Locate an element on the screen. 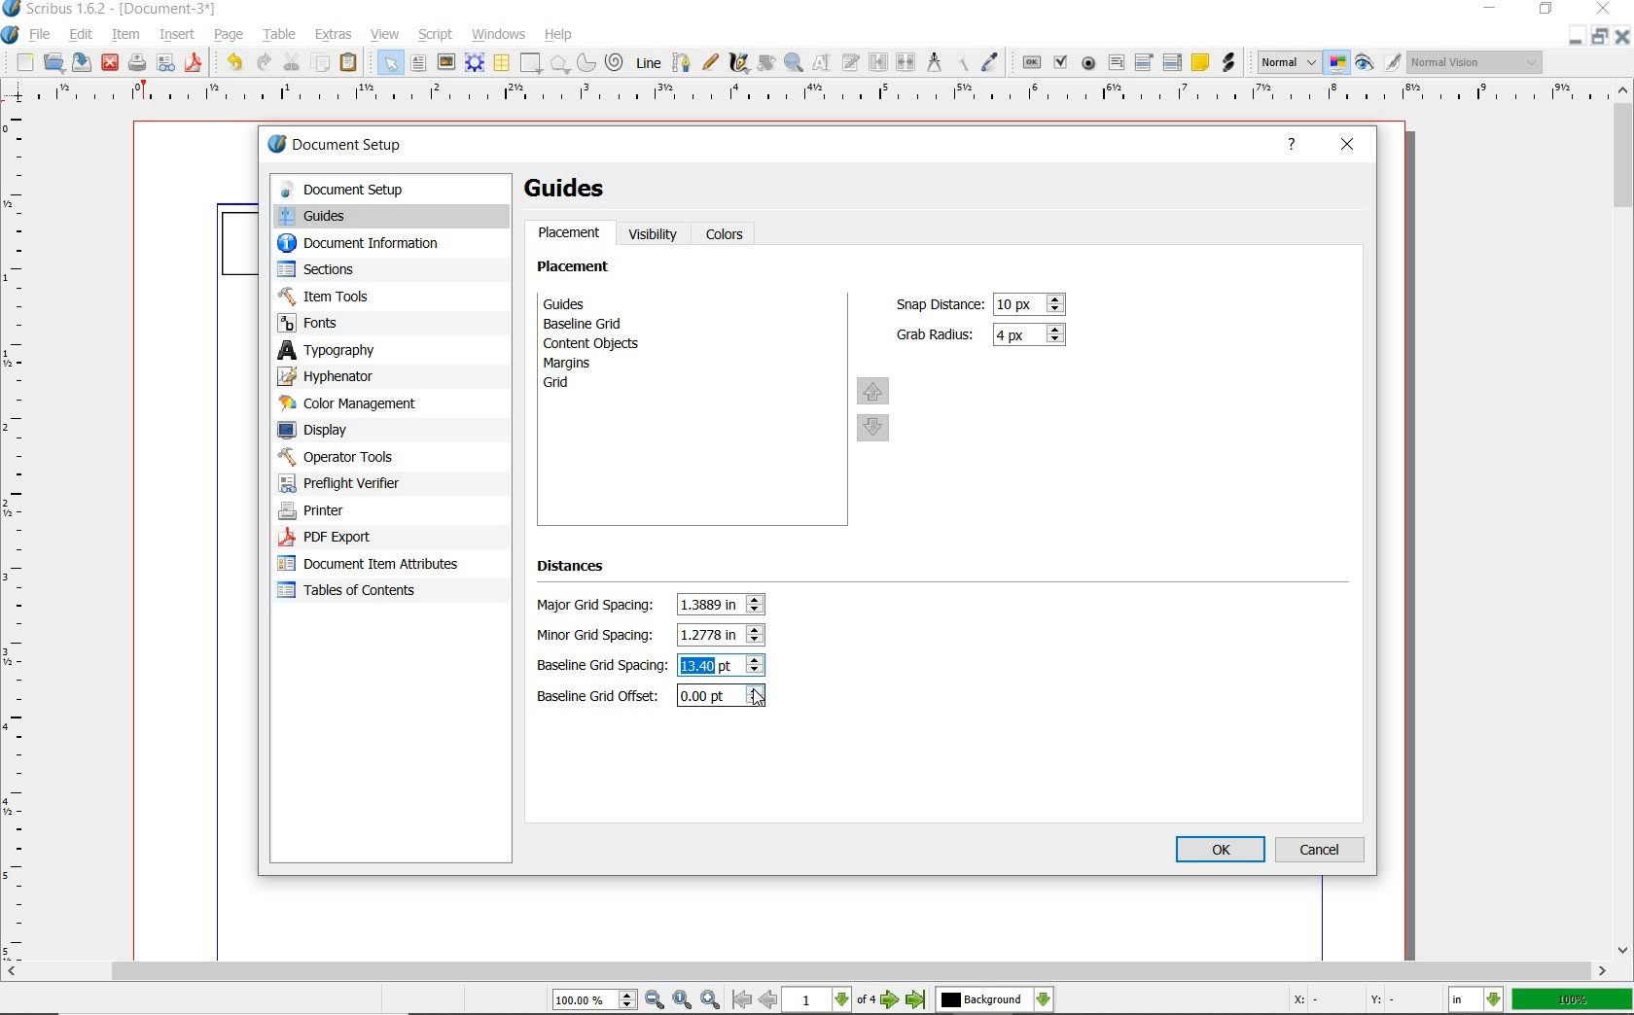  cursor is located at coordinates (760, 699).